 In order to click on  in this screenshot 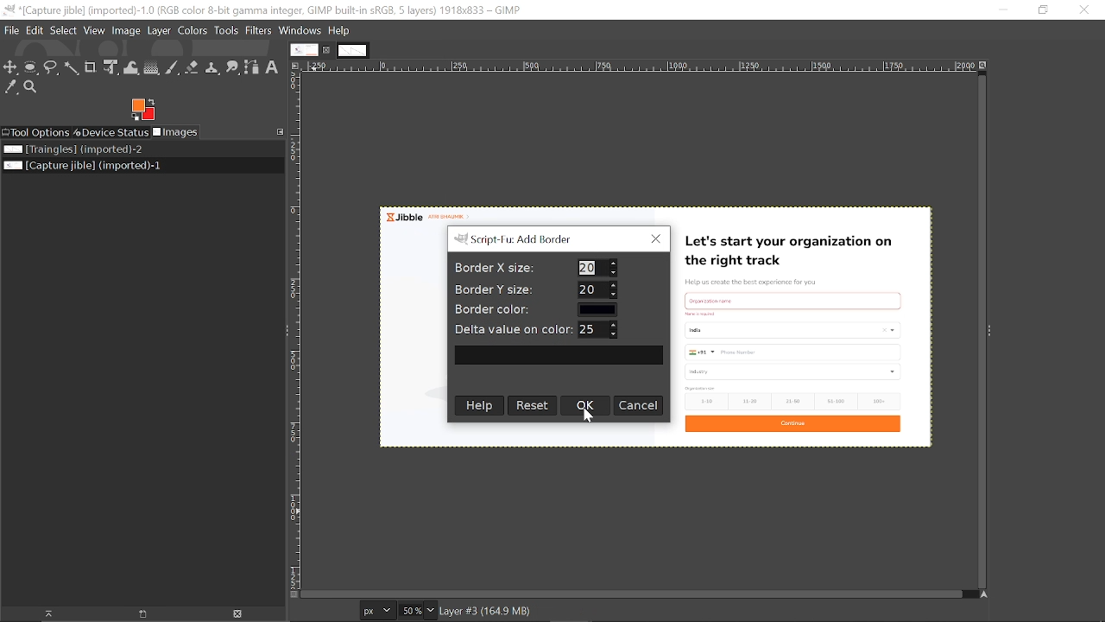, I will do `click(792, 298)`.